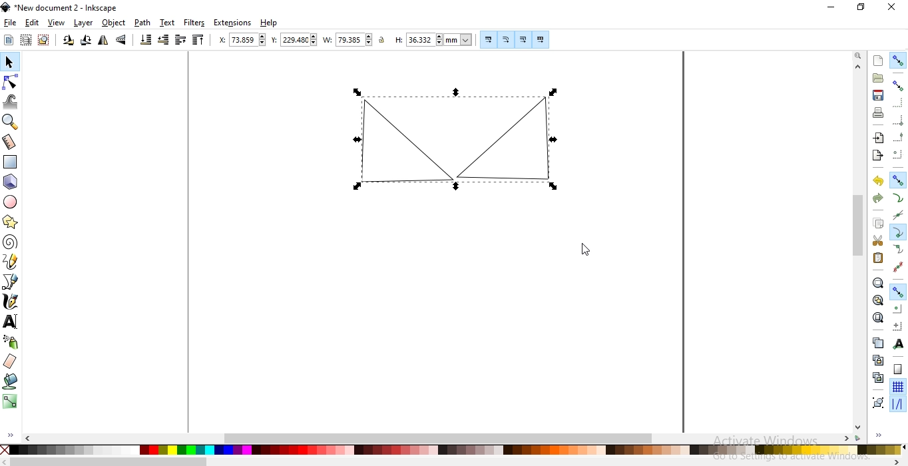  I want to click on close, so click(890, 5).